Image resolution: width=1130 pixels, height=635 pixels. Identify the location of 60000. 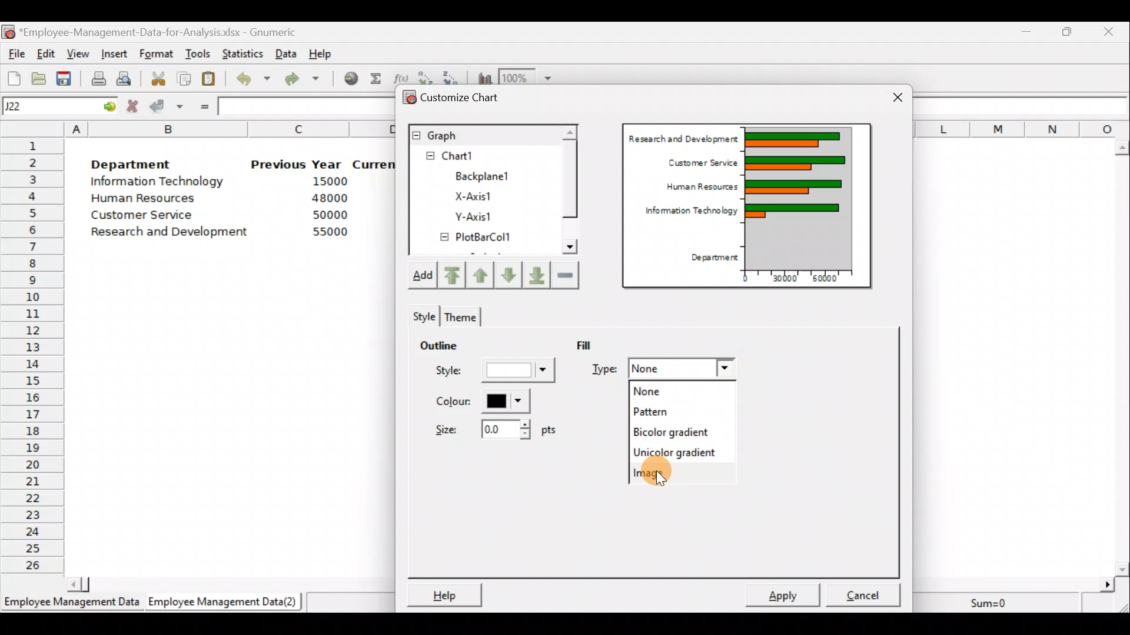
(820, 280).